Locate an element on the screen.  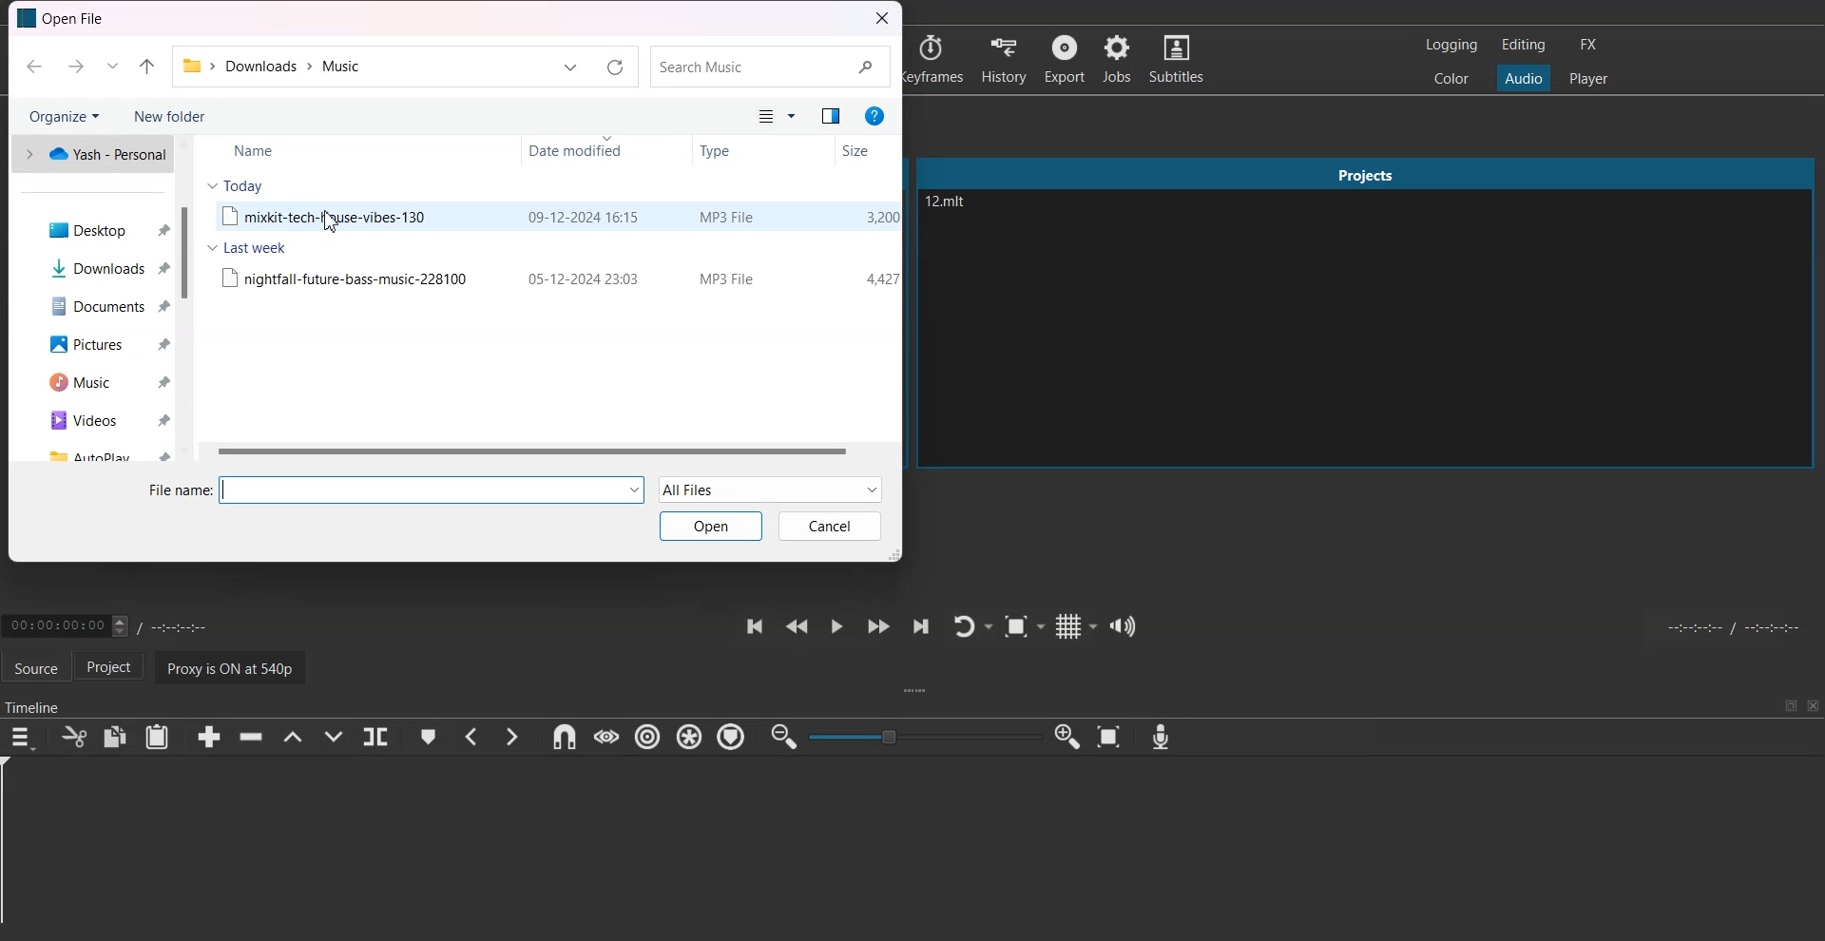
Text is located at coordinates (951, 203).